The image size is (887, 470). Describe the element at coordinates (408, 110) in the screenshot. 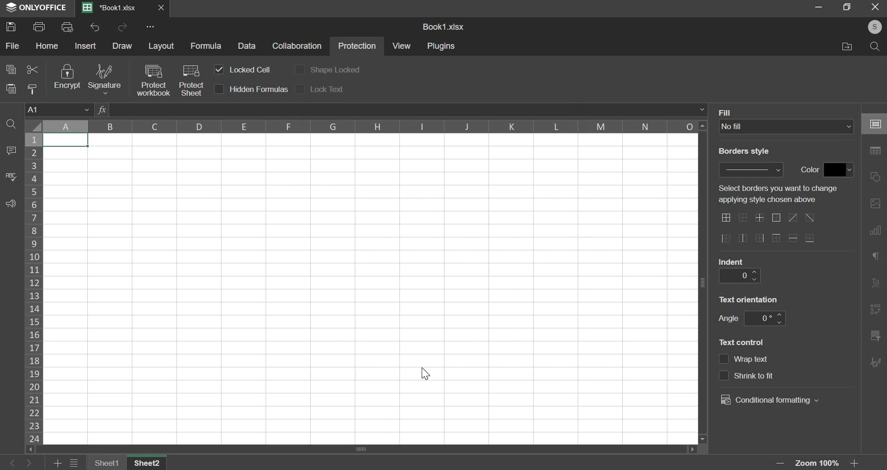

I see `formula bar` at that location.